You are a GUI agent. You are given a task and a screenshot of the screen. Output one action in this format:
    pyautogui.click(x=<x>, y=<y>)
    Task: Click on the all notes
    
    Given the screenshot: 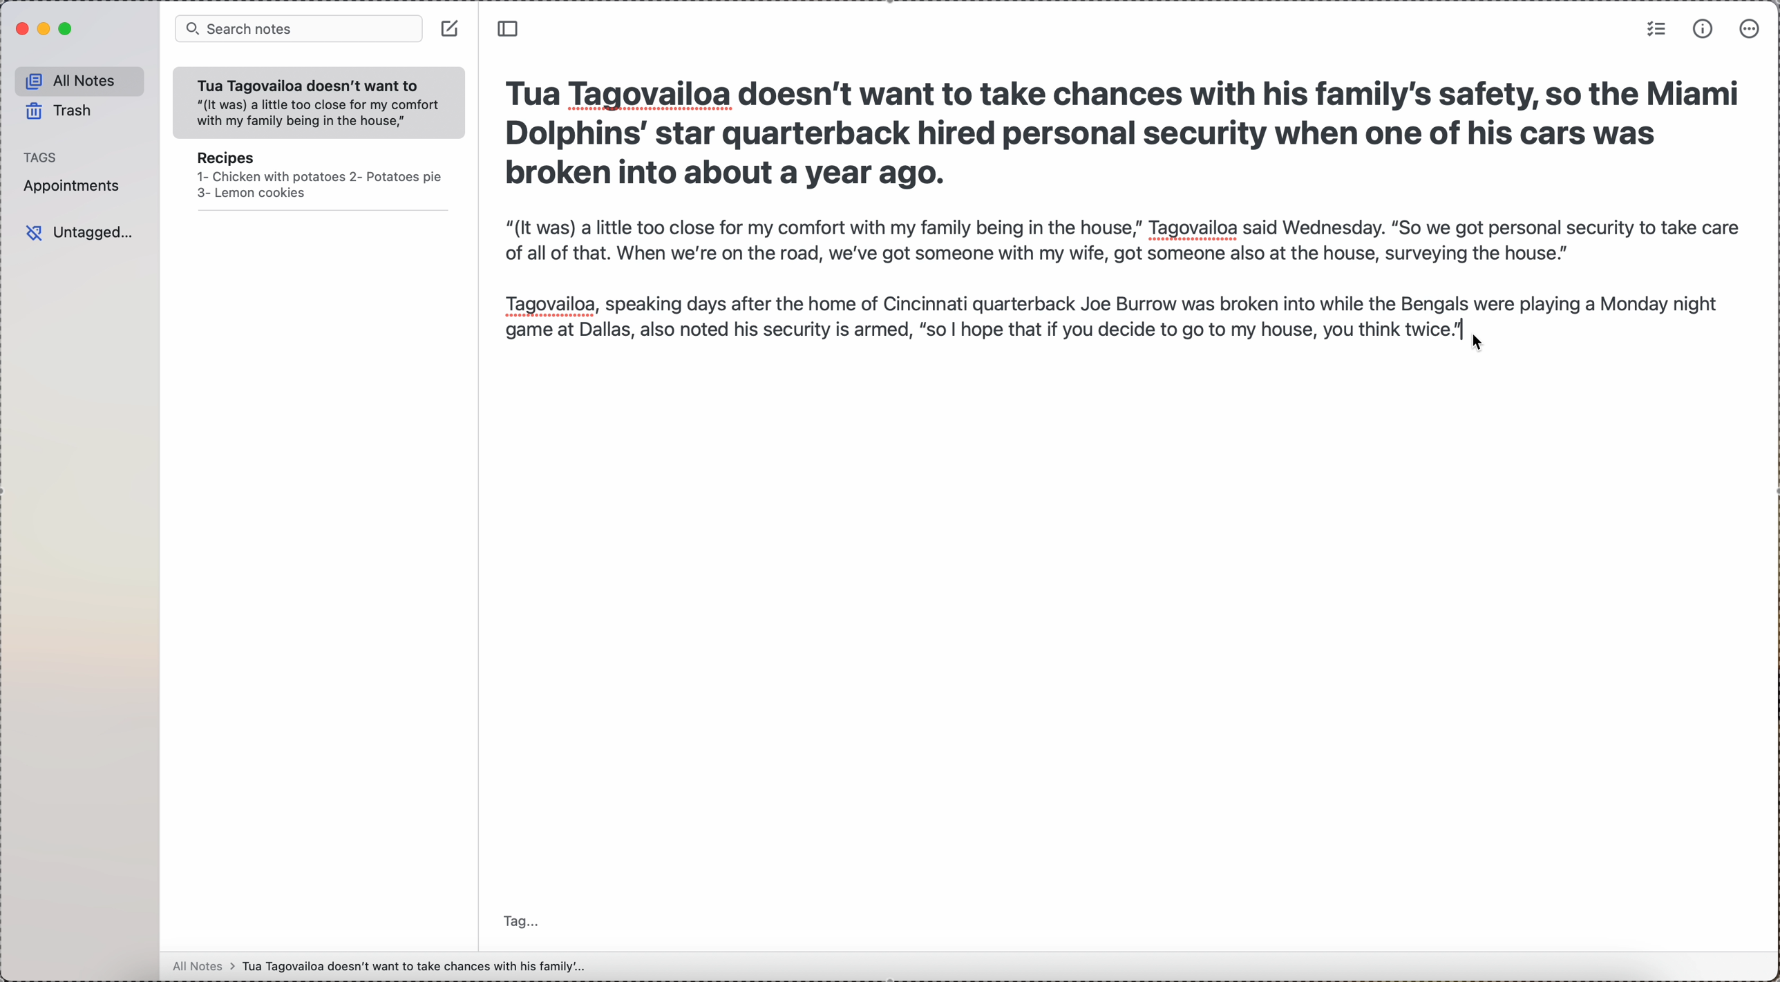 What is the action you would take?
    pyautogui.click(x=78, y=80)
    